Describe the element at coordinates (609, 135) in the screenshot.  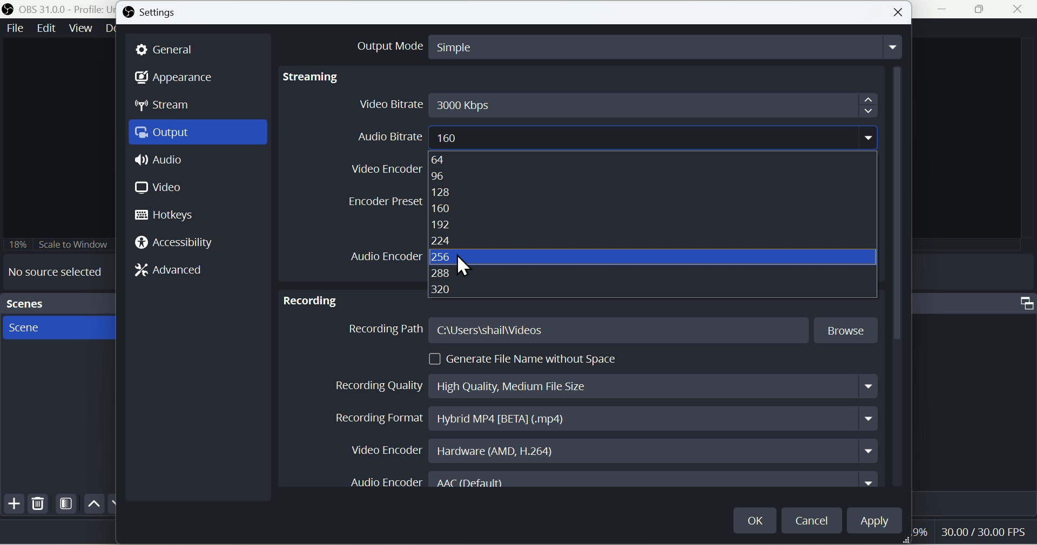
I see `Audio Bitrate` at that location.